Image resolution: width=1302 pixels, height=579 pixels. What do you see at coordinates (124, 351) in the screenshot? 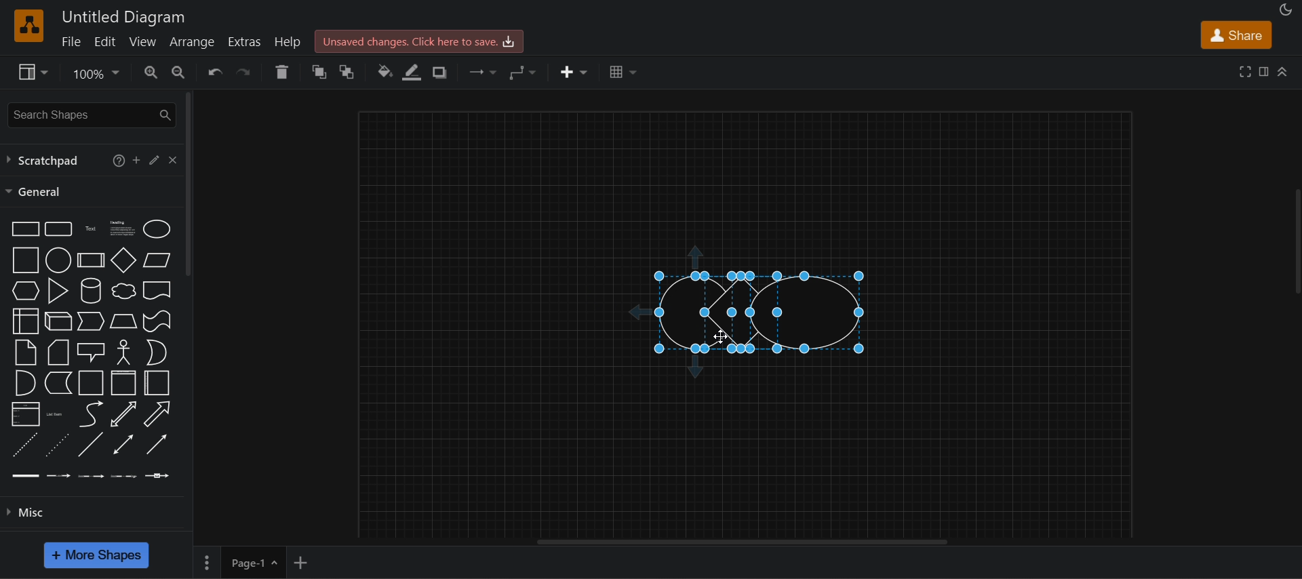
I see `actor` at bounding box center [124, 351].